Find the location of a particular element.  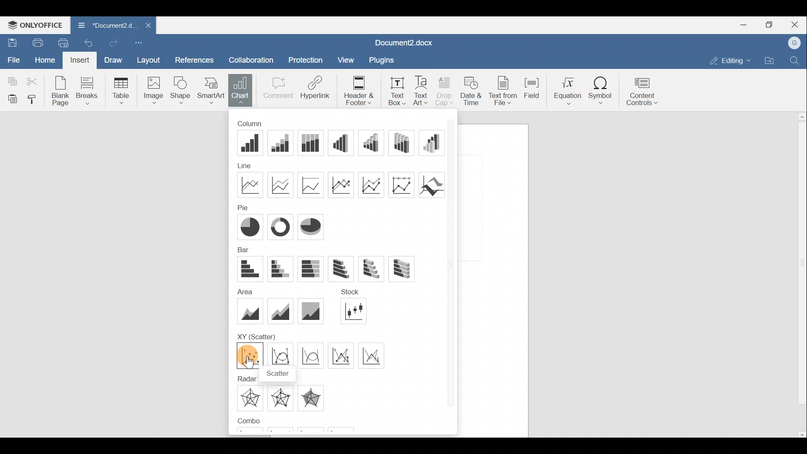

Equation is located at coordinates (567, 90).